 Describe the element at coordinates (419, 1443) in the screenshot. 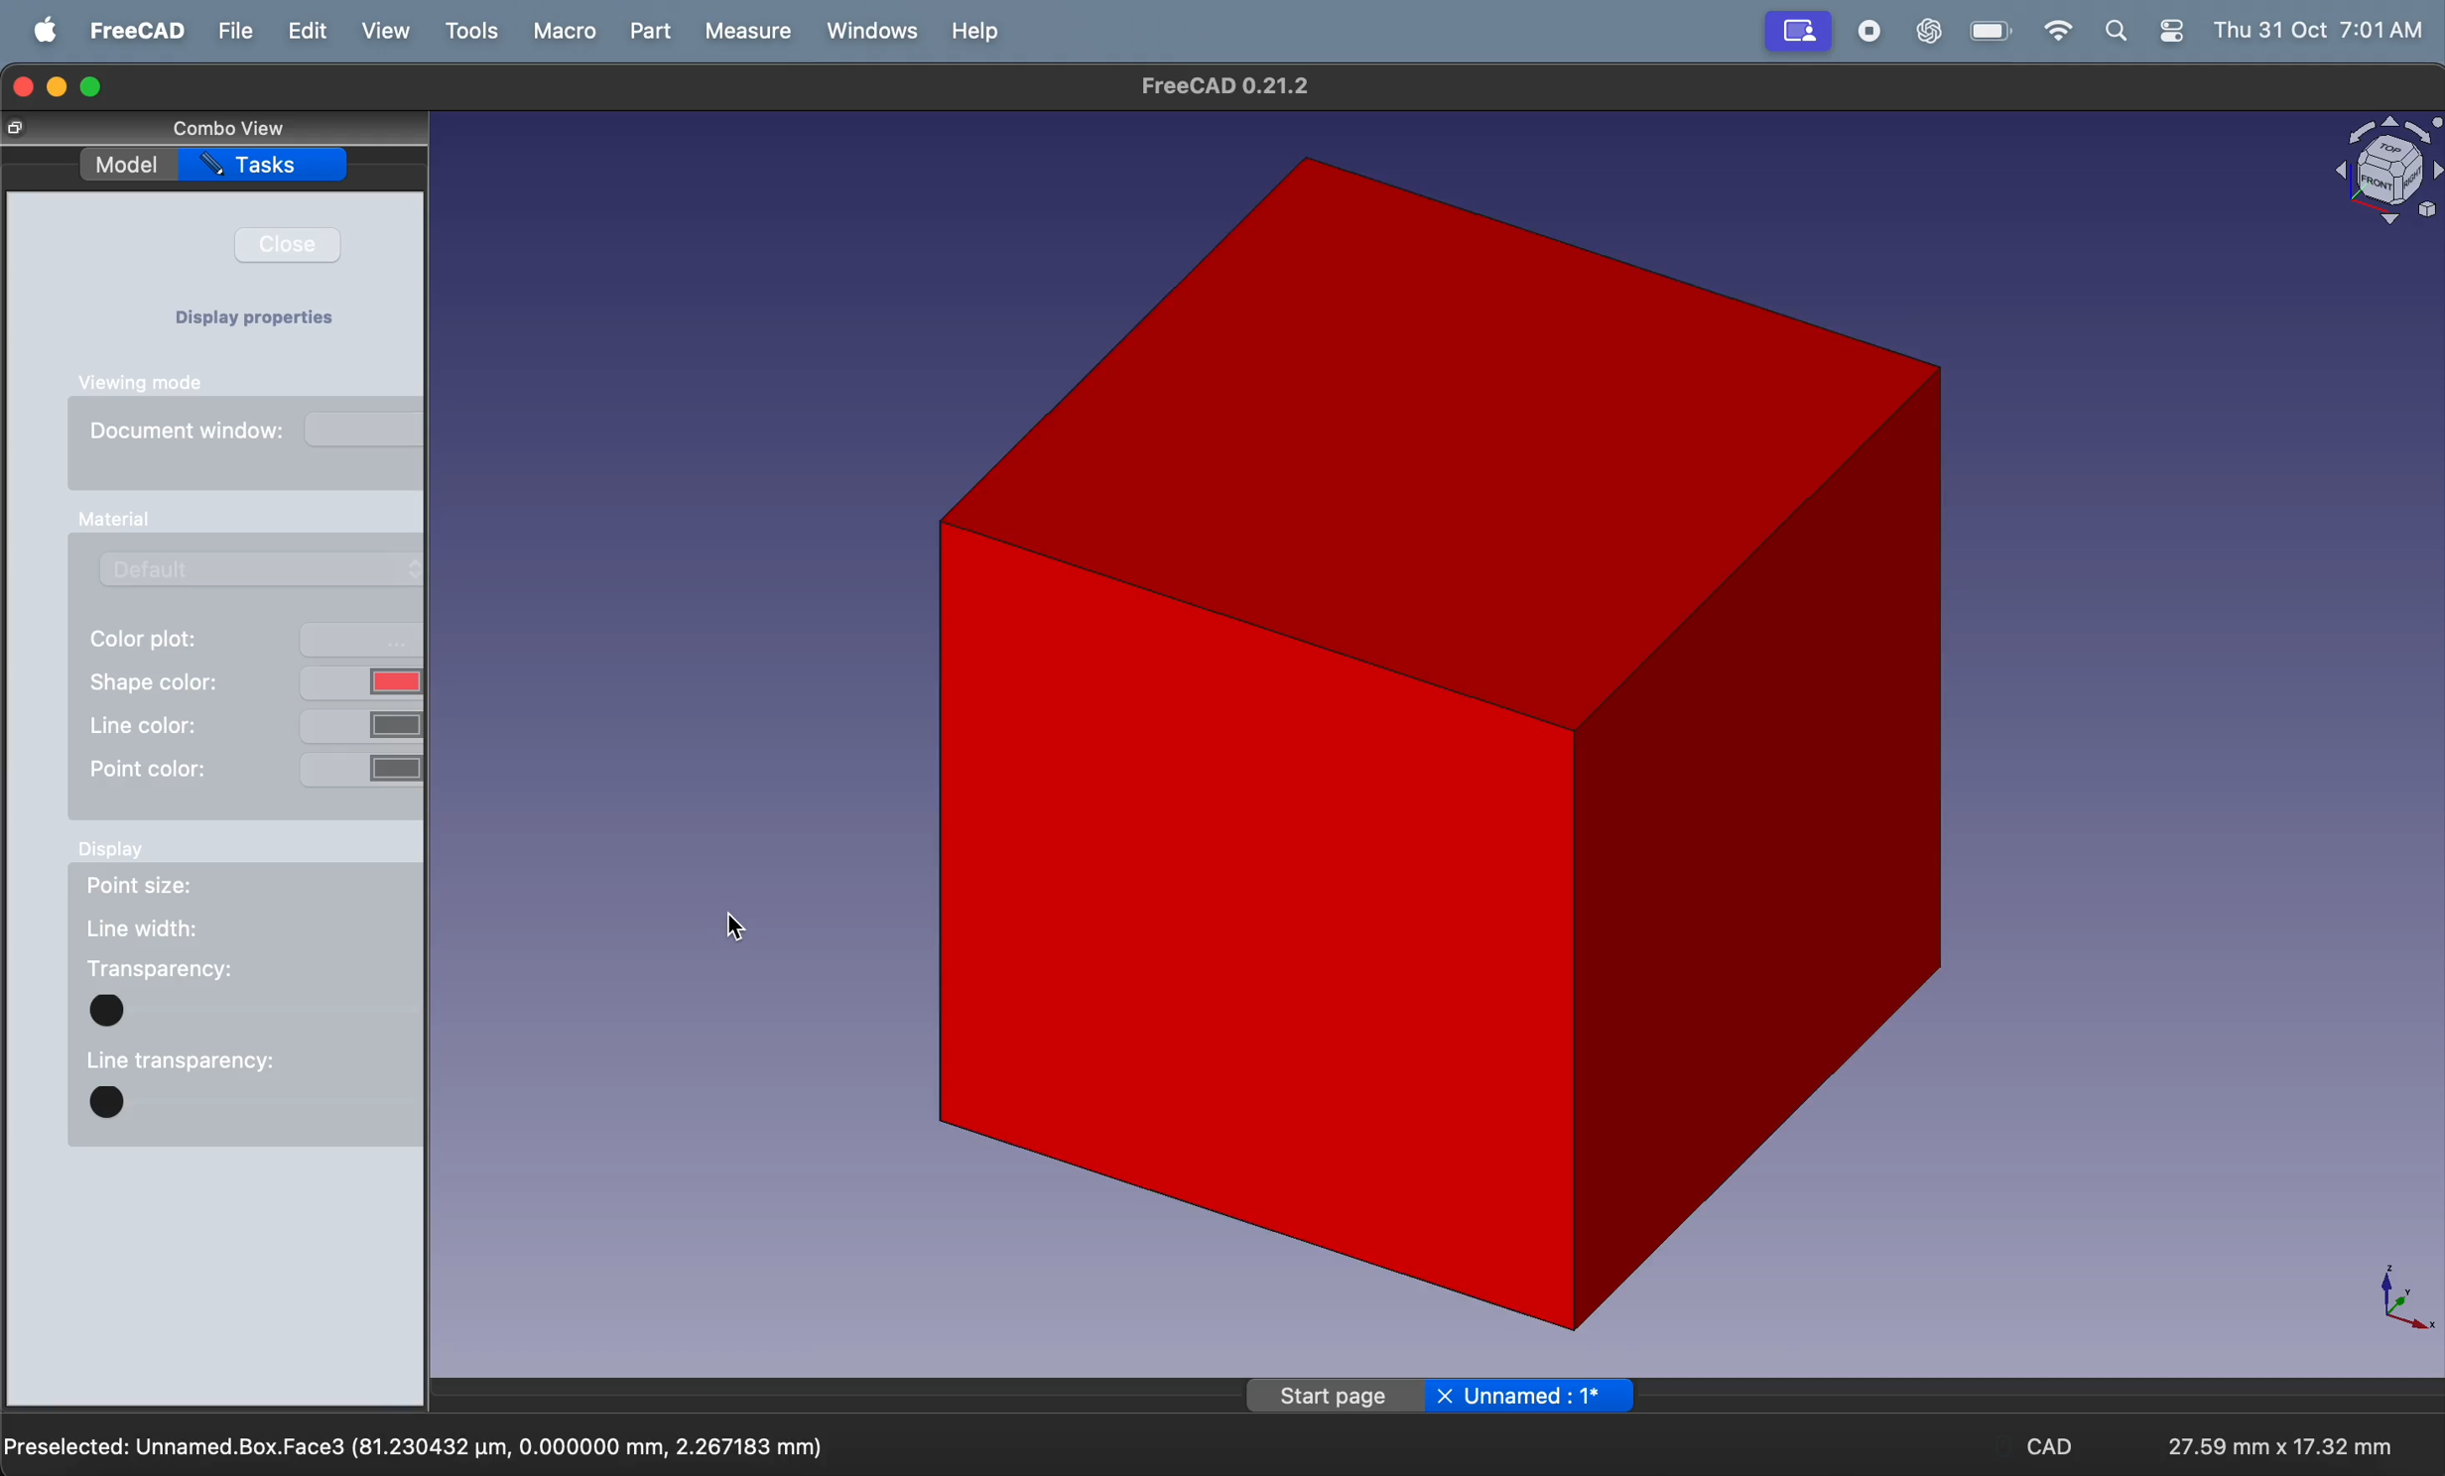

I see `preselected unamed` at that location.